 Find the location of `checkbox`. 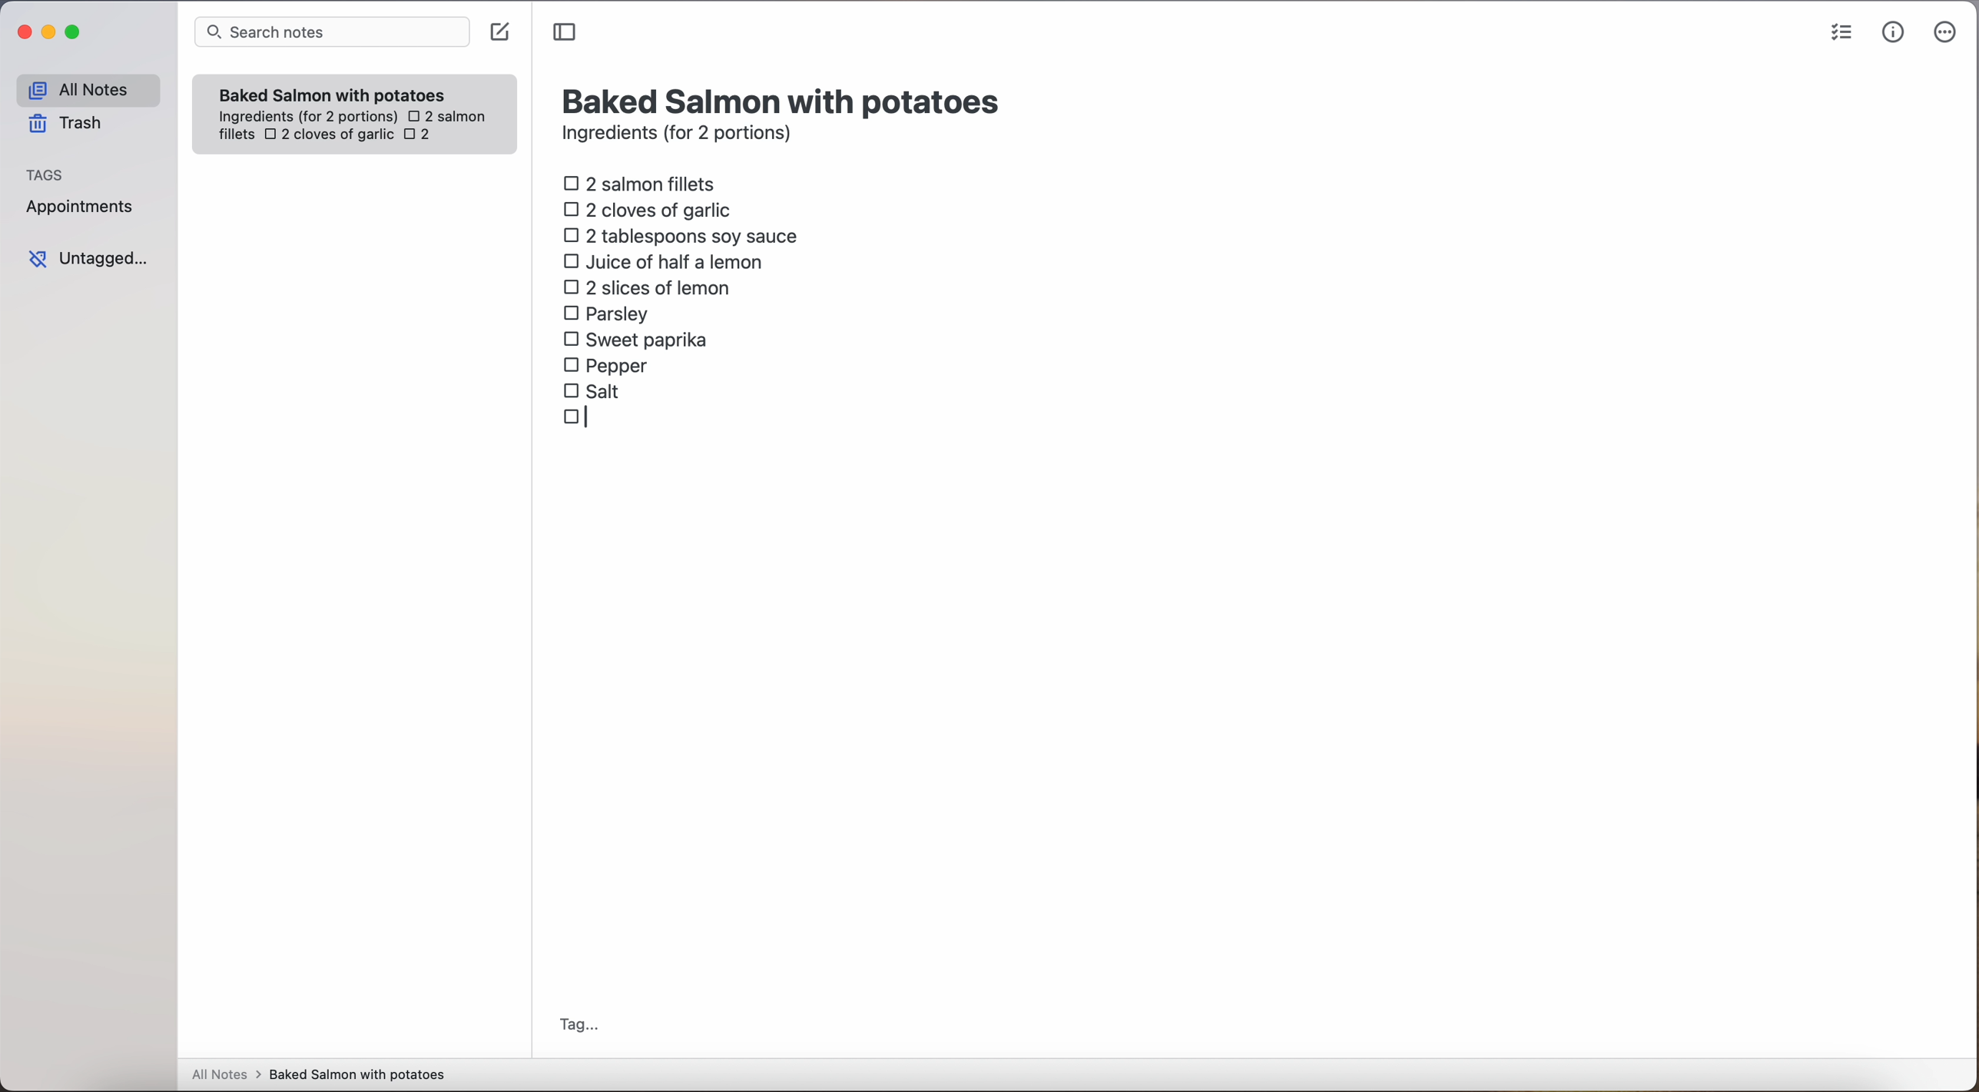

checkbox is located at coordinates (578, 417).